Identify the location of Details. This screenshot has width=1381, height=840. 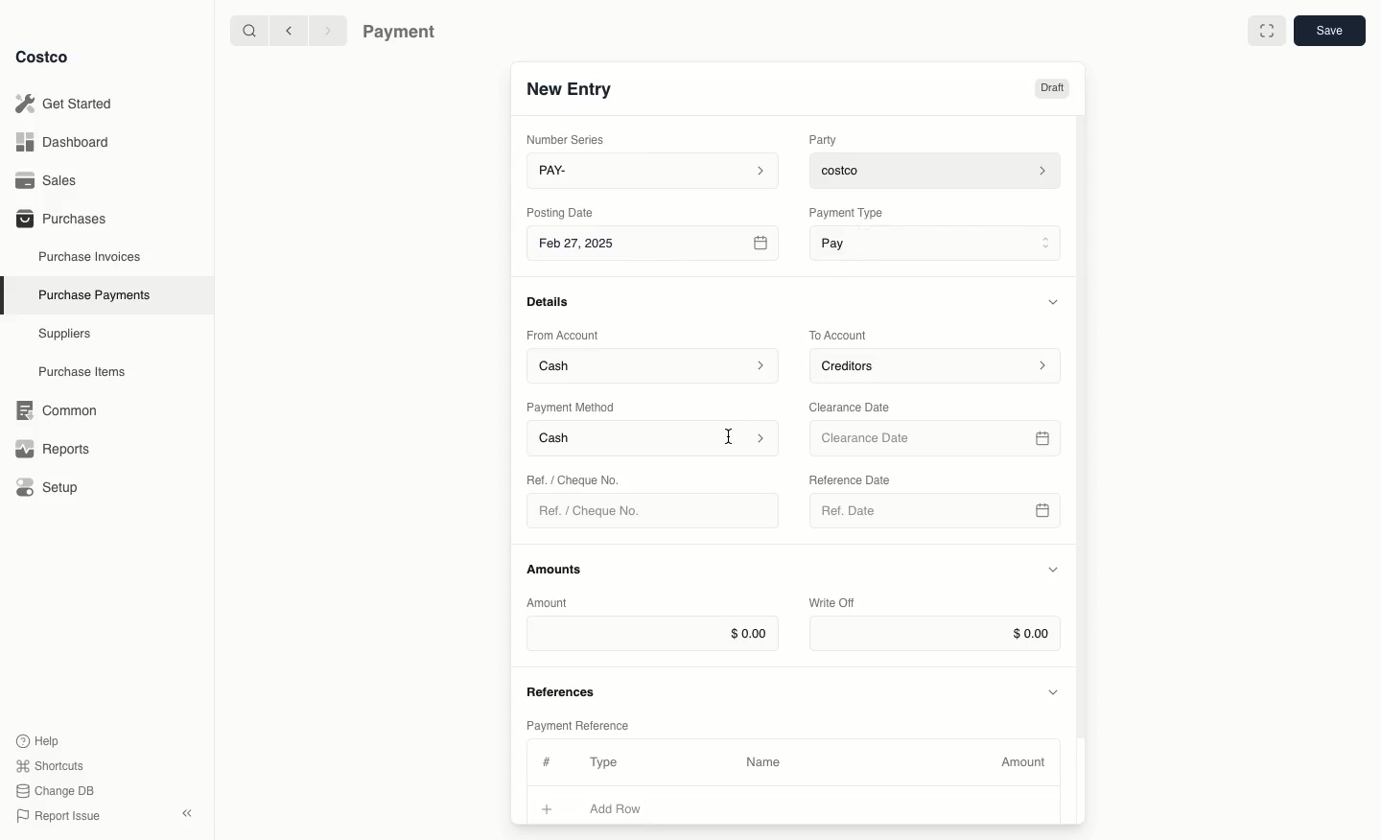
(553, 301).